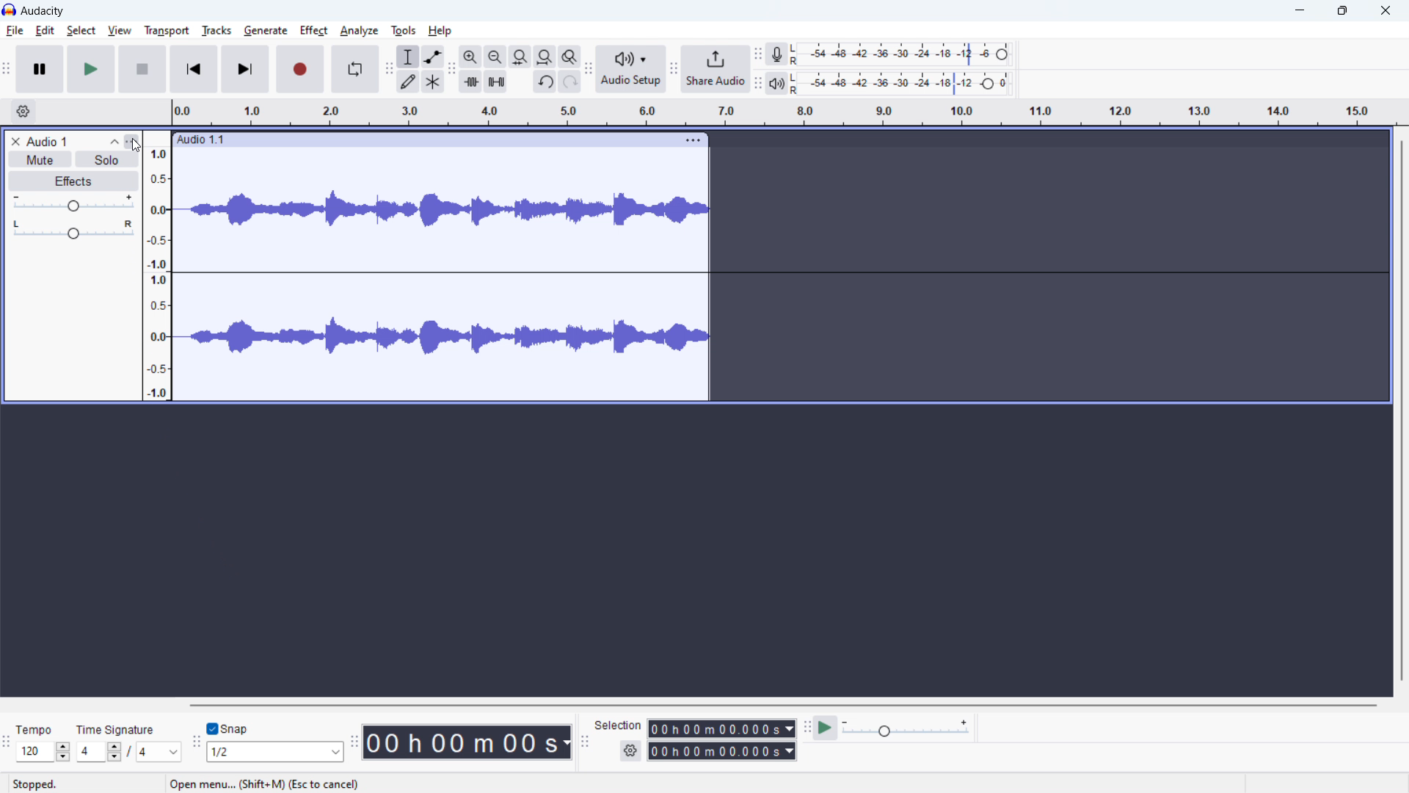 The height and width of the screenshot is (793, 1409). I want to click on select, so click(81, 32).